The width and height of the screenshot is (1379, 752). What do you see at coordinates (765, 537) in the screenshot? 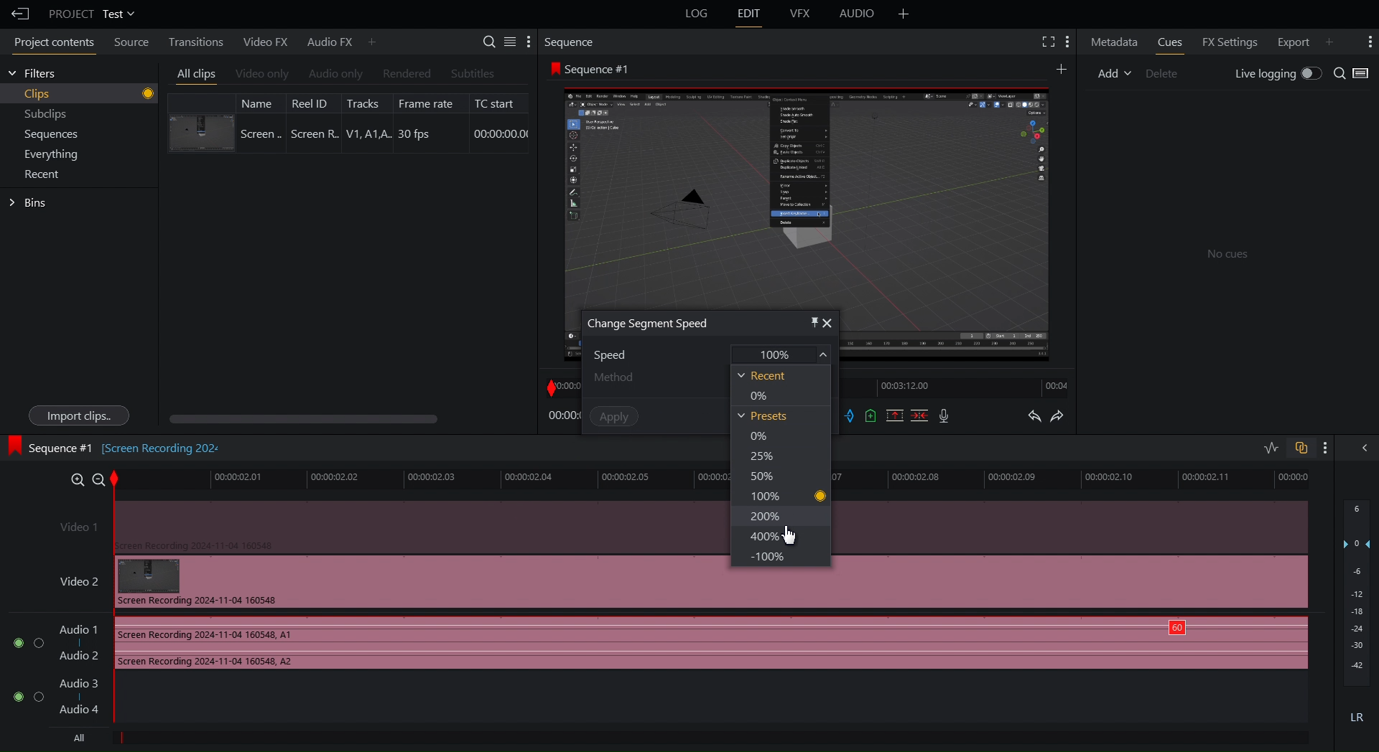
I see `400%` at bounding box center [765, 537].